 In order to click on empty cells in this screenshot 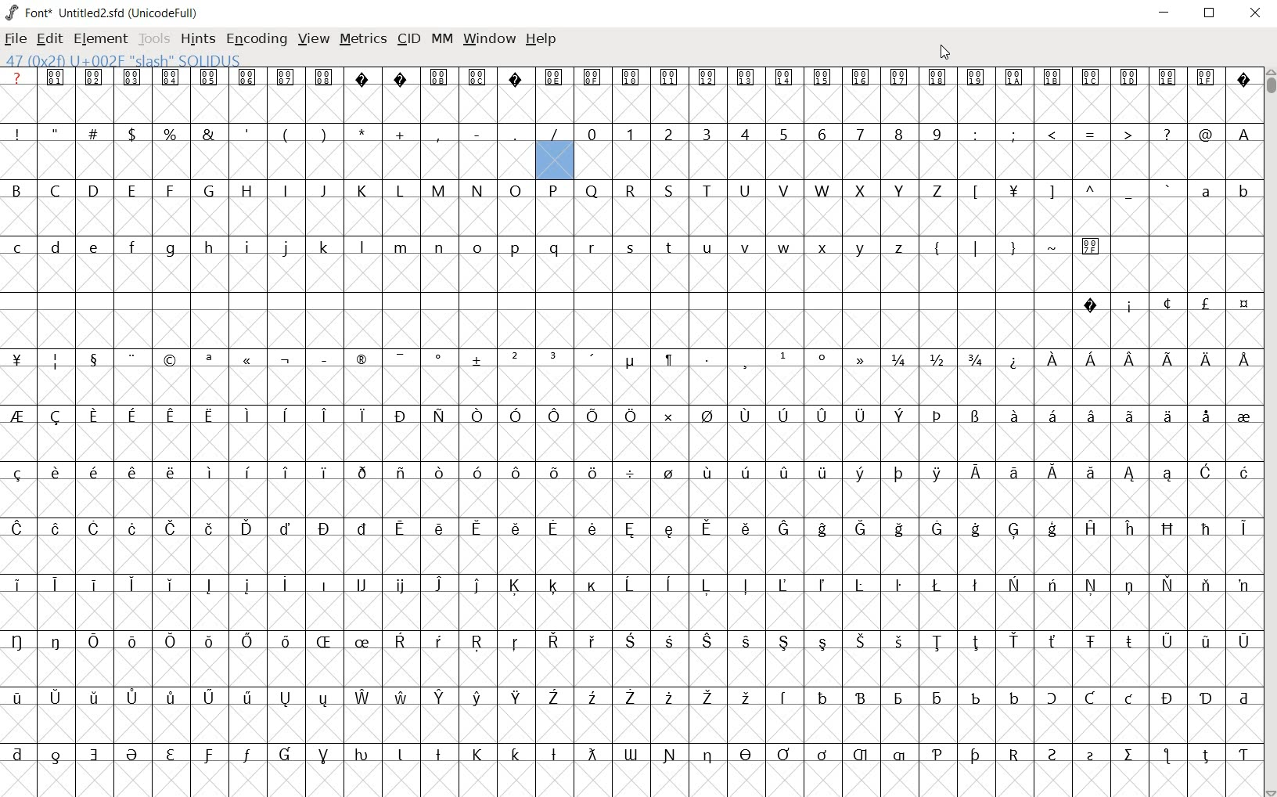, I will do `click(630, 724)`.